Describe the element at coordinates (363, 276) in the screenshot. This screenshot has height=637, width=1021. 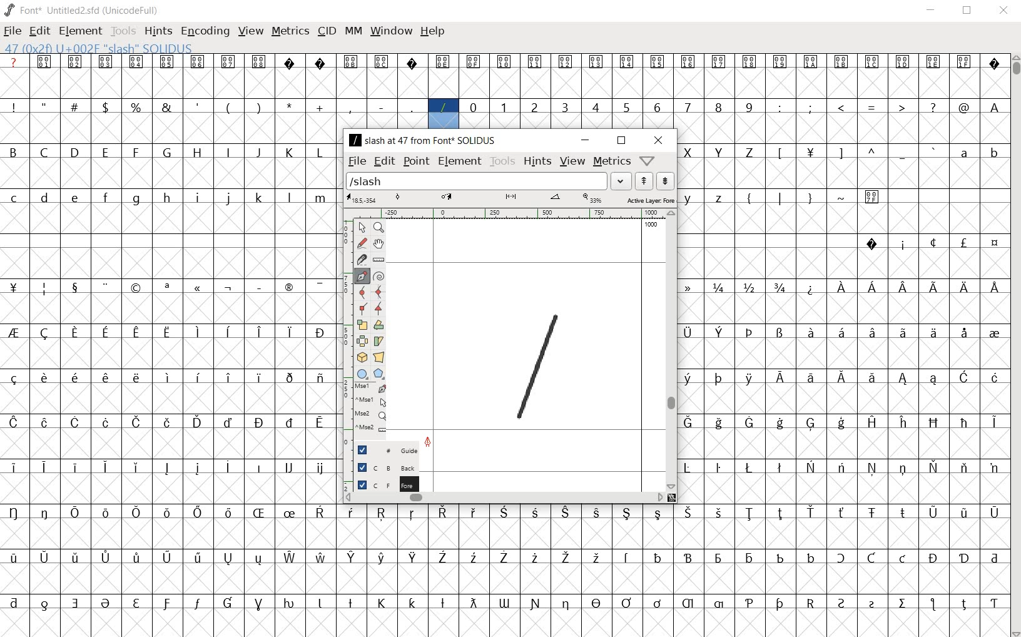
I see `add a point, then drag out its control points` at that location.